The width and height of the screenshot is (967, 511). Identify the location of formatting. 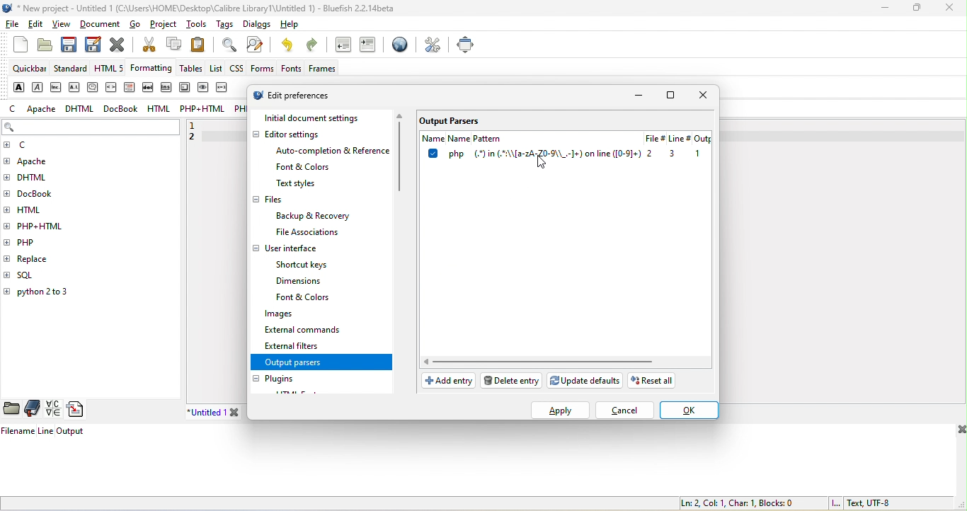
(154, 69).